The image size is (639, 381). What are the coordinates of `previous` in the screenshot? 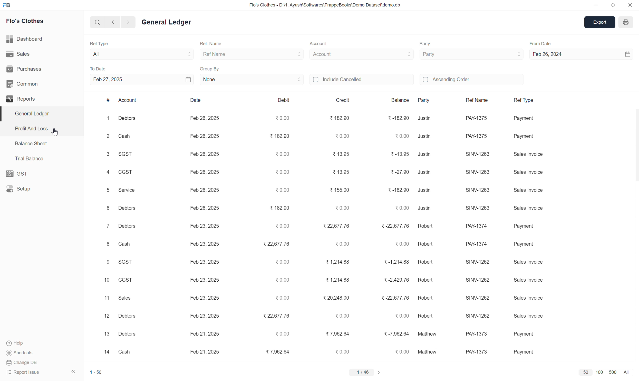 It's located at (113, 22).